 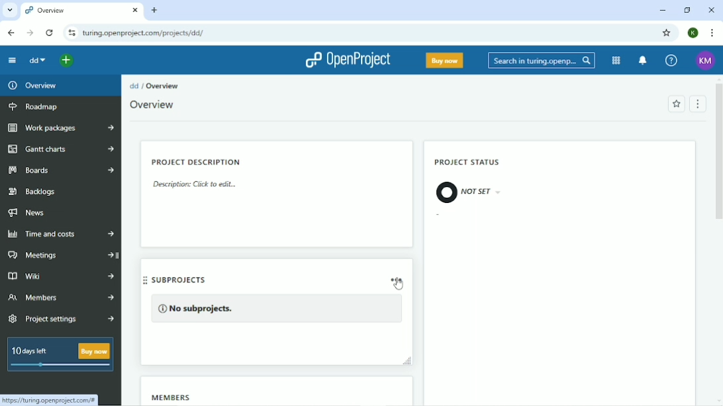 What do you see at coordinates (49, 33) in the screenshot?
I see `Reload this page` at bounding box center [49, 33].